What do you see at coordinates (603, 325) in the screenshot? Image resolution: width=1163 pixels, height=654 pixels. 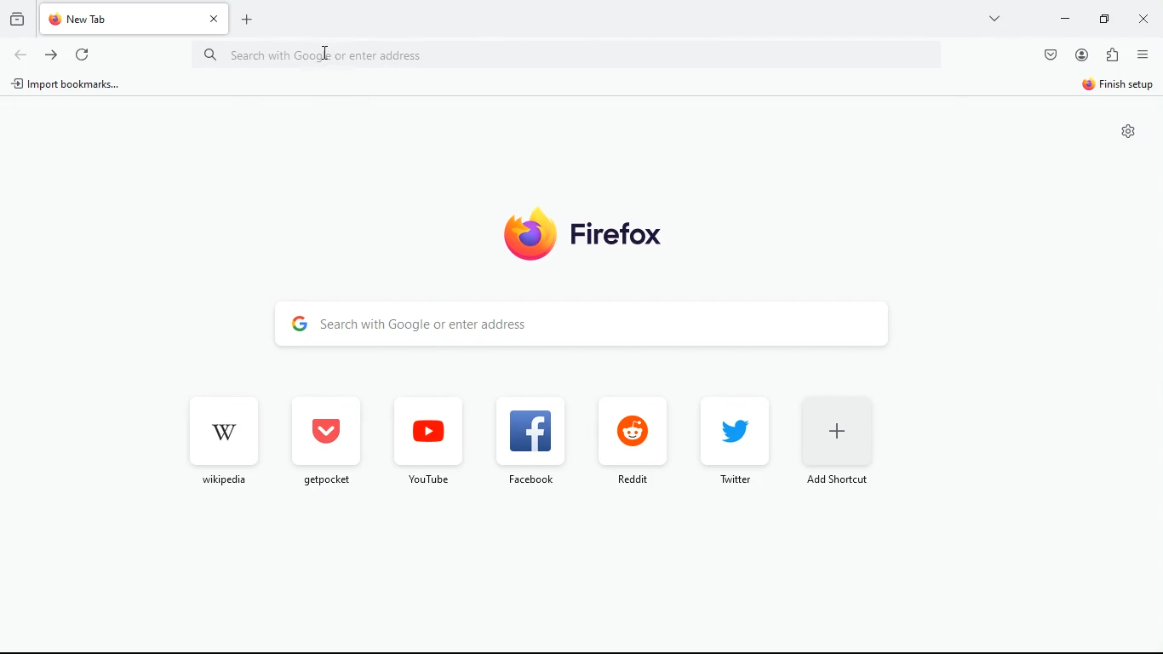 I see `search` at bounding box center [603, 325].